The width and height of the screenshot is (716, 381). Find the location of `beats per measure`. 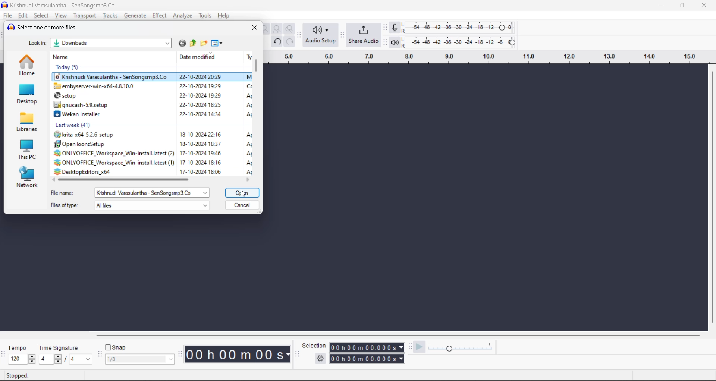

beats per measure is located at coordinates (65, 358).